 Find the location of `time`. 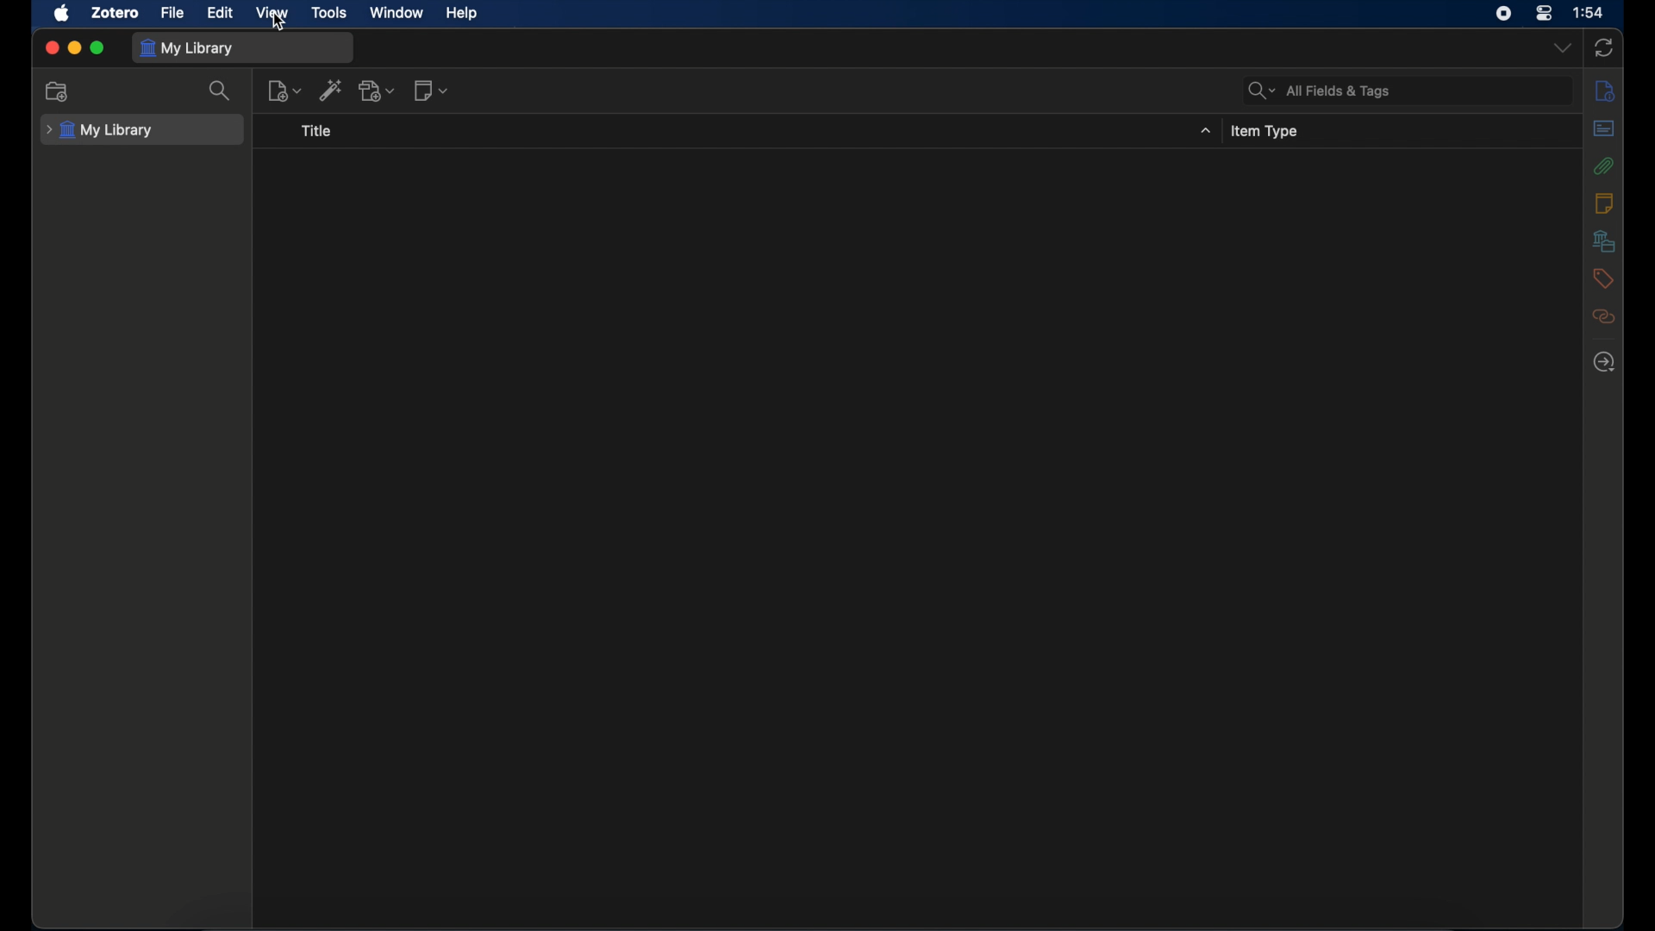

time is located at coordinates (1589, 13).